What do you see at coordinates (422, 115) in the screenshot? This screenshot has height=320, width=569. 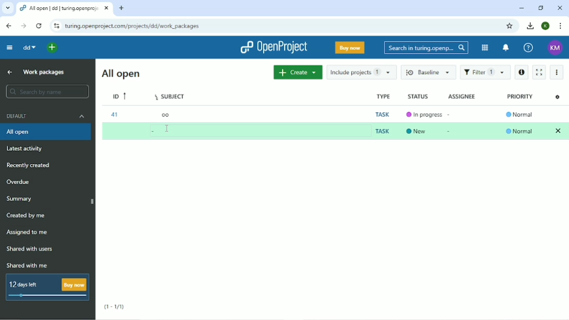 I see `In progress` at bounding box center [422, 115].